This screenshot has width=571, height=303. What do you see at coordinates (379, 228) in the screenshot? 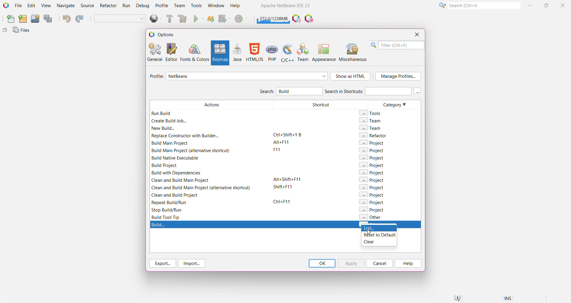
I see `Edit` at bounding box center [379, 228].